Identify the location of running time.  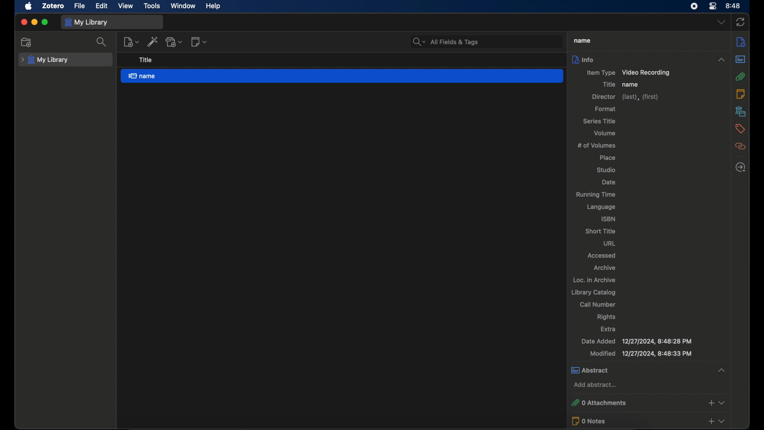
(595, 195).